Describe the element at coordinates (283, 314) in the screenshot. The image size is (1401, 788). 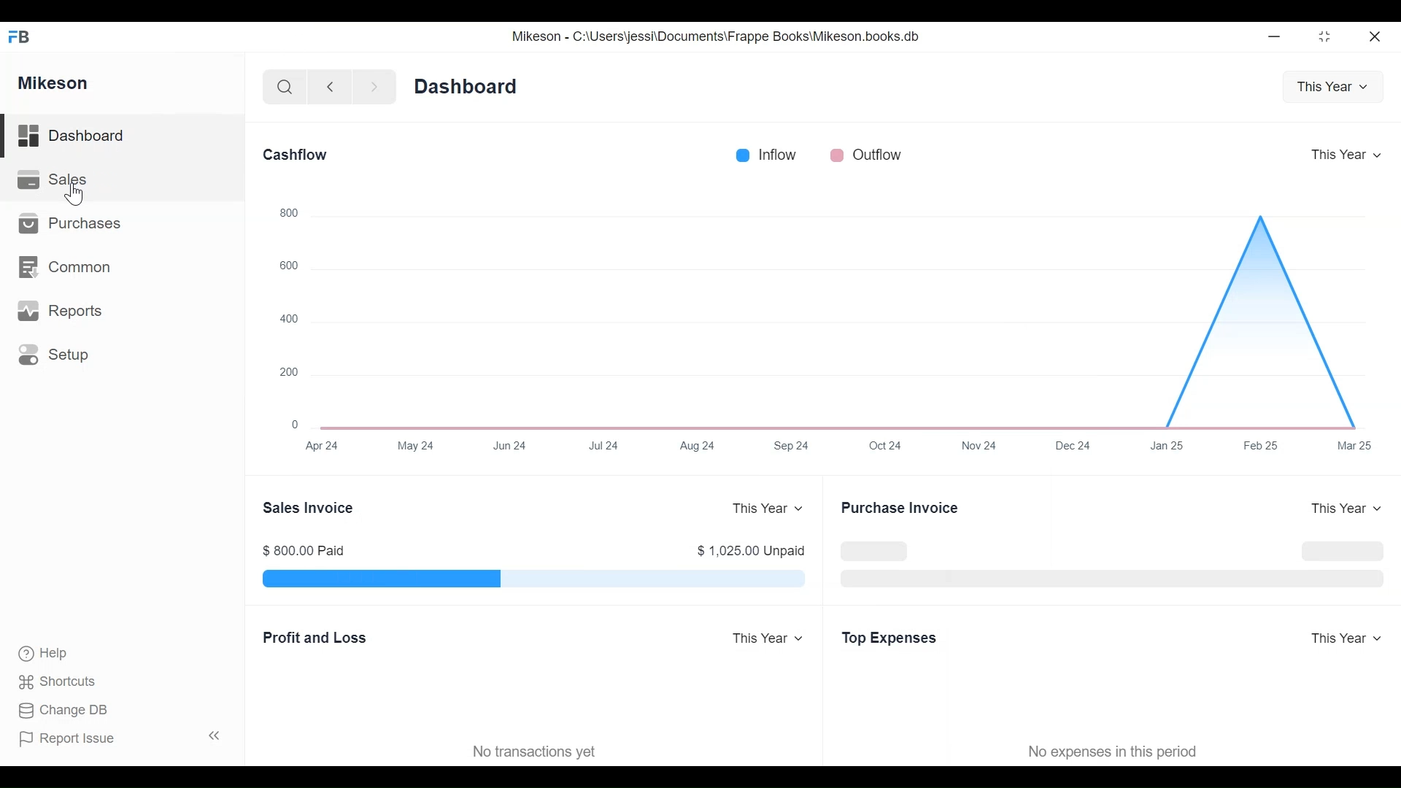
I see `x axis` at that location.